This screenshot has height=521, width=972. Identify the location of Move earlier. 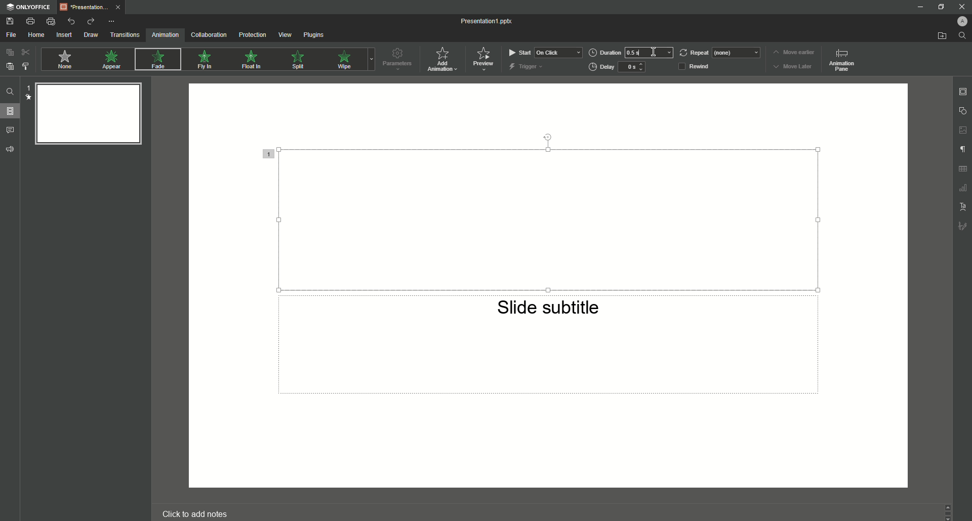
(793, 52).